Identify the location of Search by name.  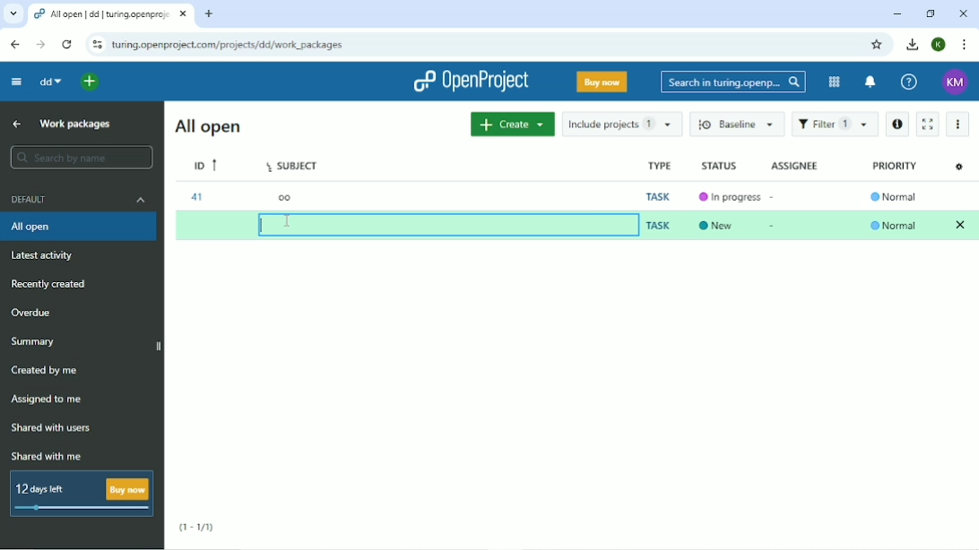
(81, 157).